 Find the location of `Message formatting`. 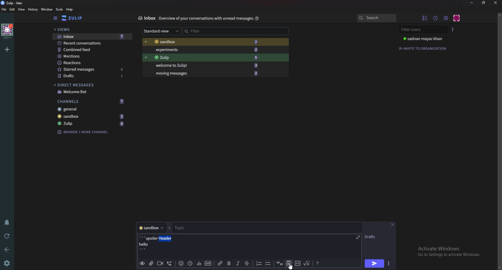

Message formatting is located at coordinates (318, 263).